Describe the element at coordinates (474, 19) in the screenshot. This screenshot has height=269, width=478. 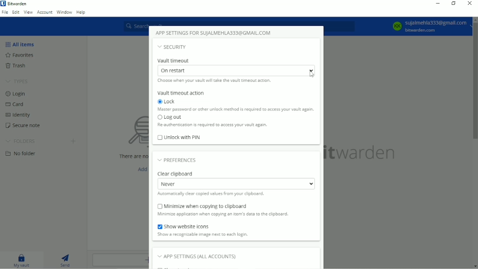
I see `scroll up` at that location.